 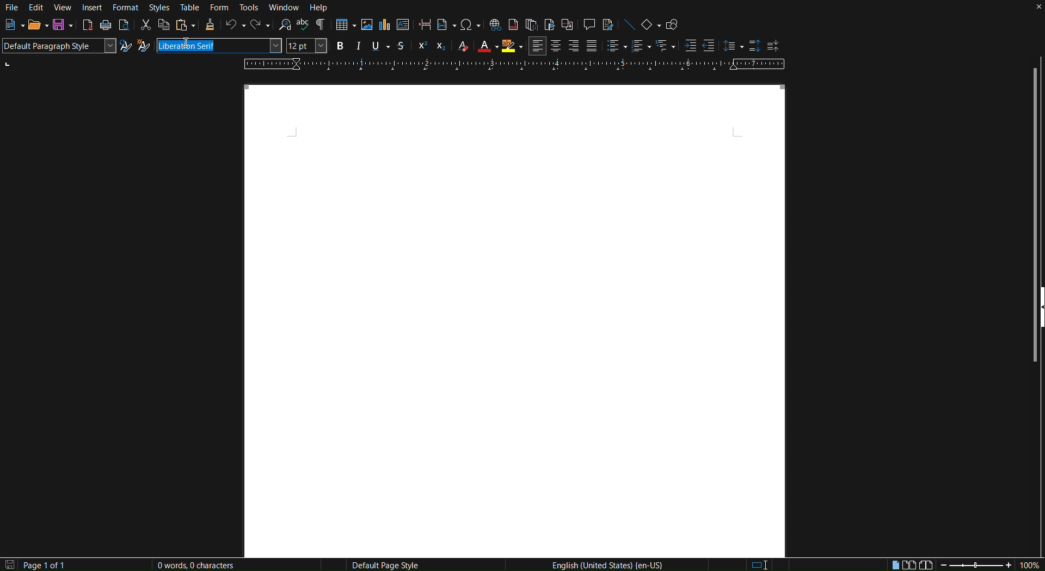 I want to click on Italics, so click(x=359, y=46).